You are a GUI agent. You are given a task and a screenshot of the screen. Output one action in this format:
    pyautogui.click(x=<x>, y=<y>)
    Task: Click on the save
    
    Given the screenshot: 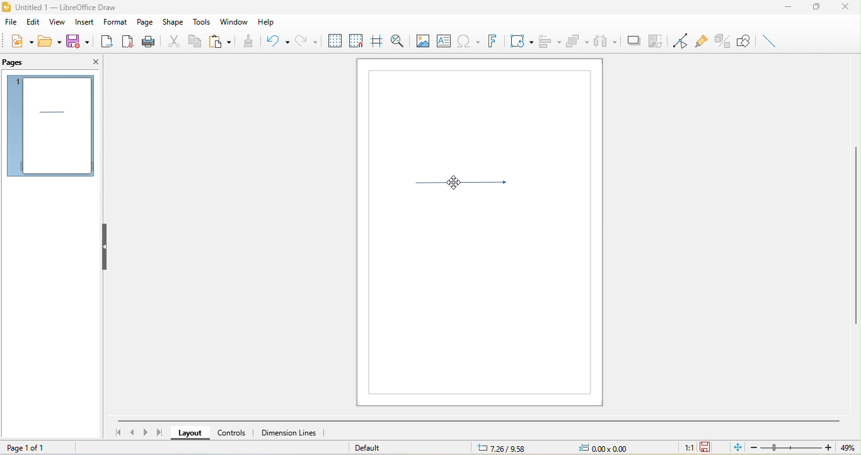 What is the action you would take?
    pyautogui.click(x=78, y=40)
    